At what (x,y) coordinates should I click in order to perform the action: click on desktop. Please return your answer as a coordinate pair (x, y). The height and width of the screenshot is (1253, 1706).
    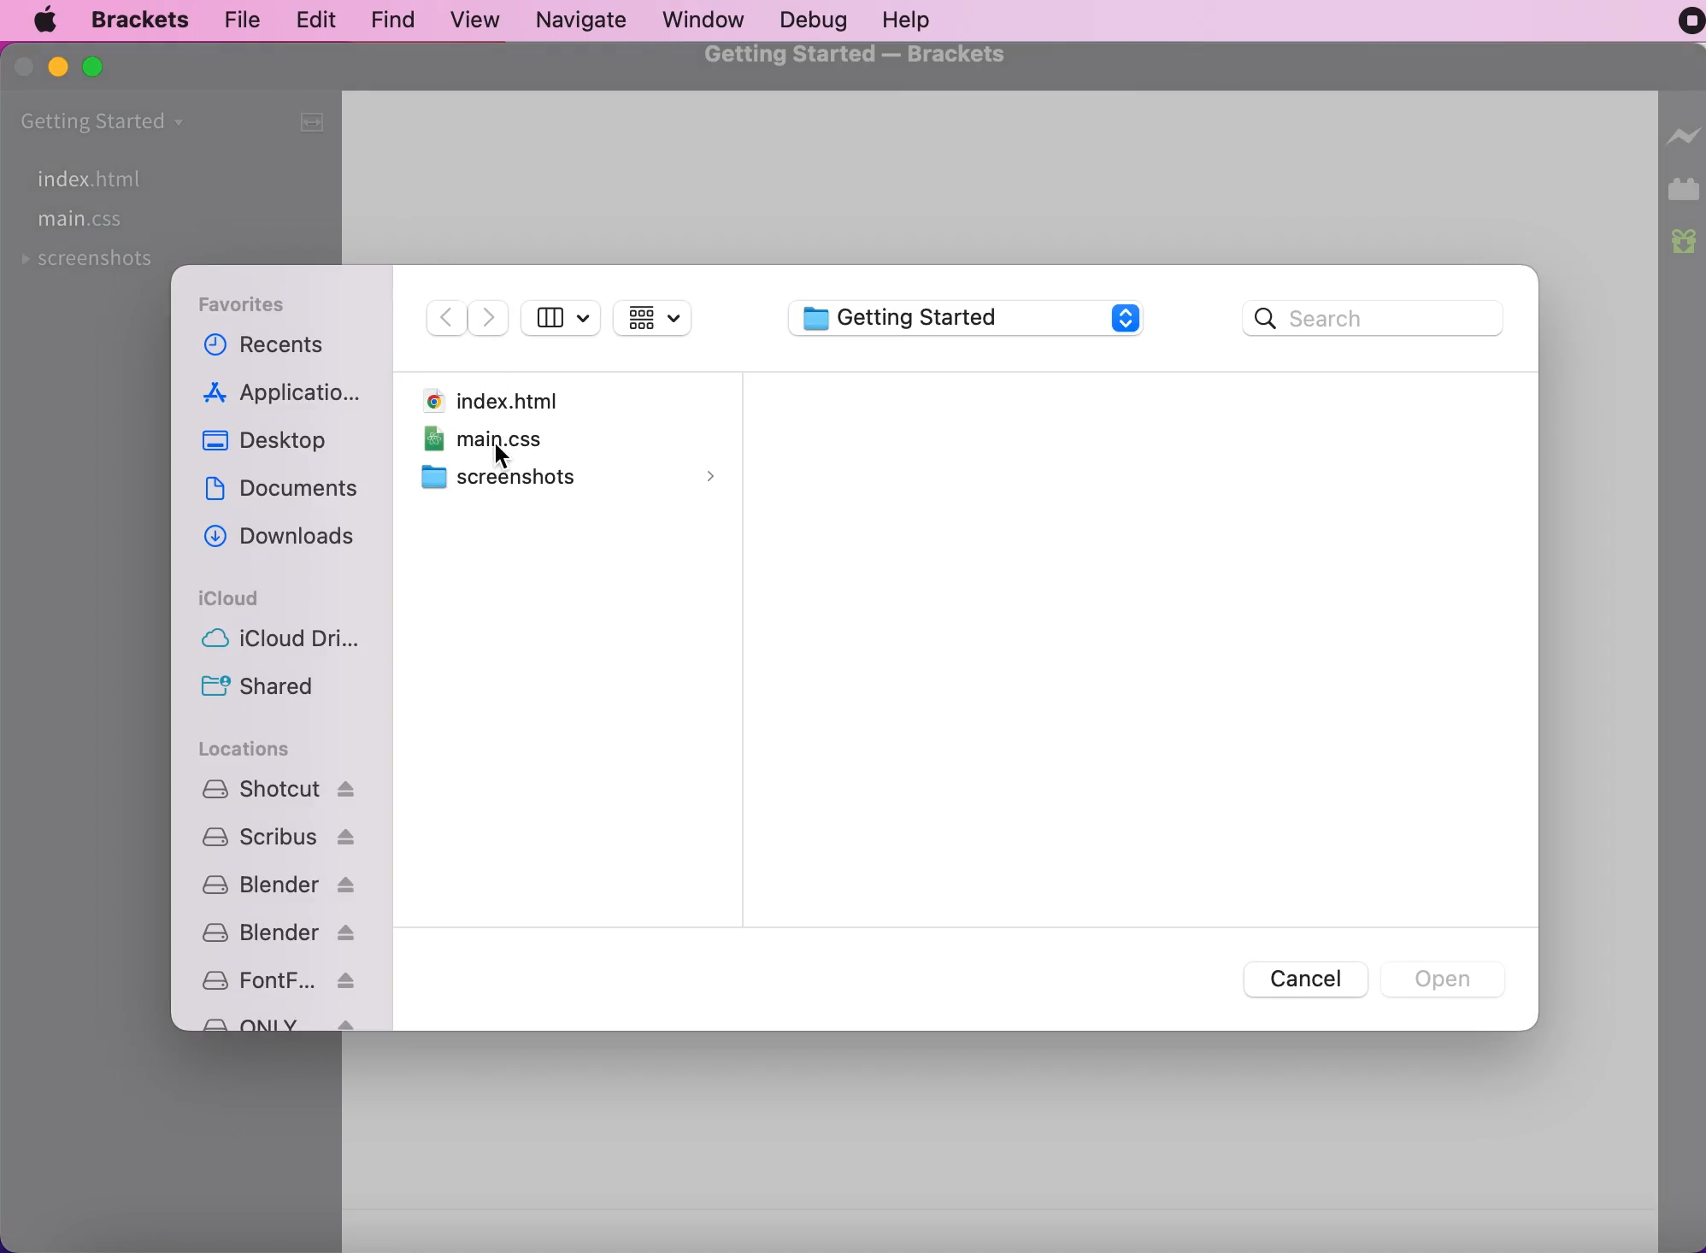
    Looking at the image, I should click on (276, 441).